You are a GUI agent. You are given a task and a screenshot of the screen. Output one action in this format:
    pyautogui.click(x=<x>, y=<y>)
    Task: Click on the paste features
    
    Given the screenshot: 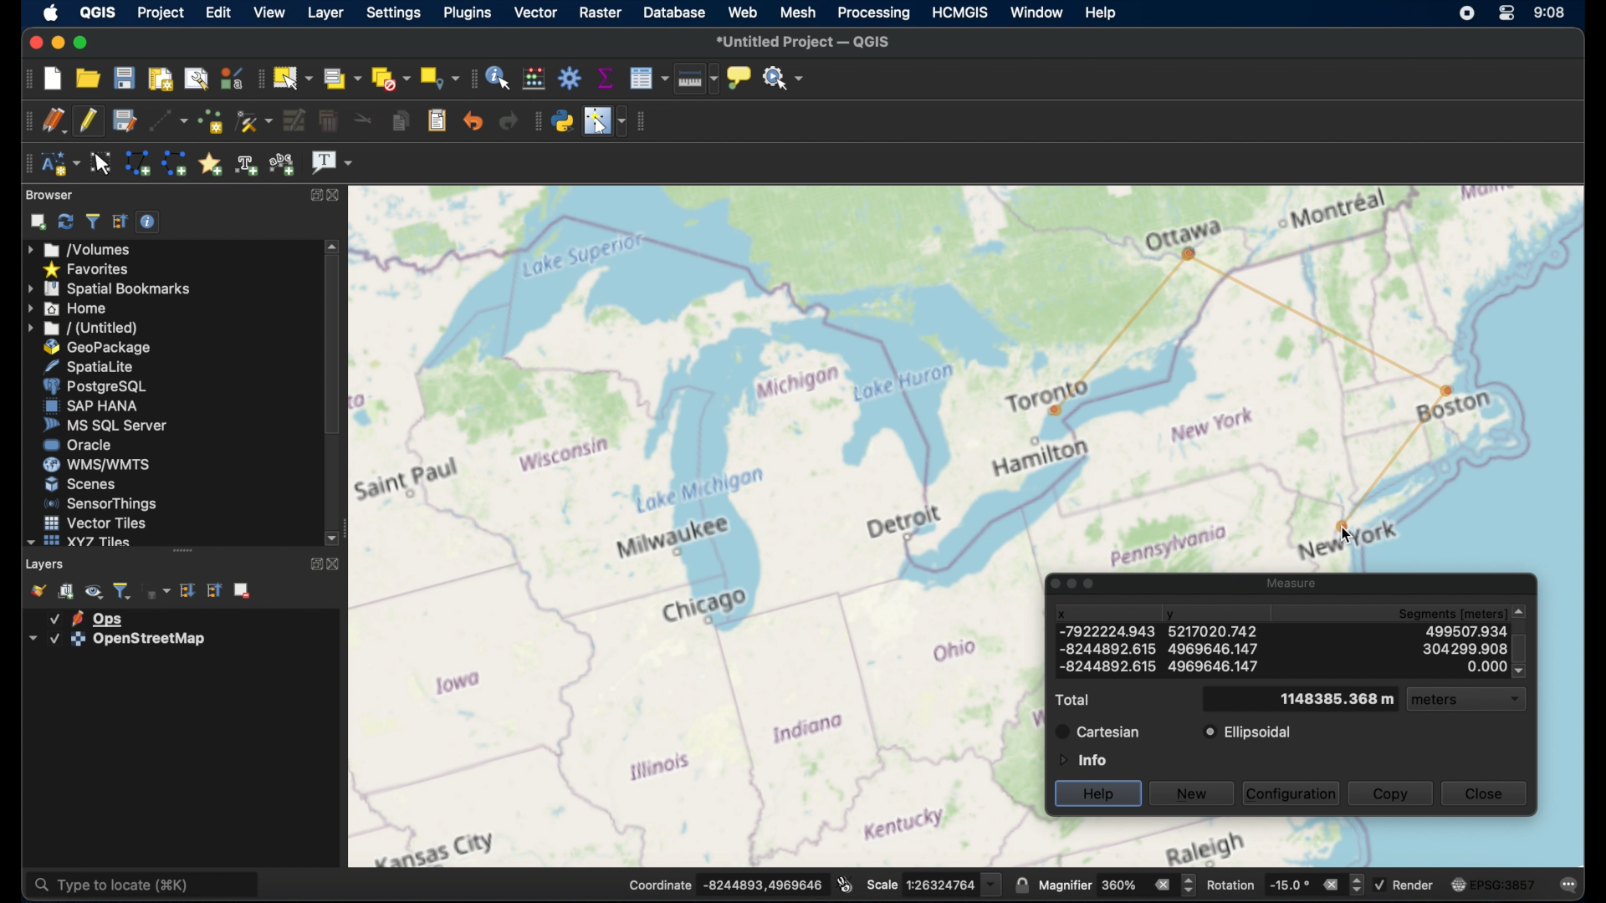 What is the action you would take?
    pyautogui.click(x=437, y=121)
    